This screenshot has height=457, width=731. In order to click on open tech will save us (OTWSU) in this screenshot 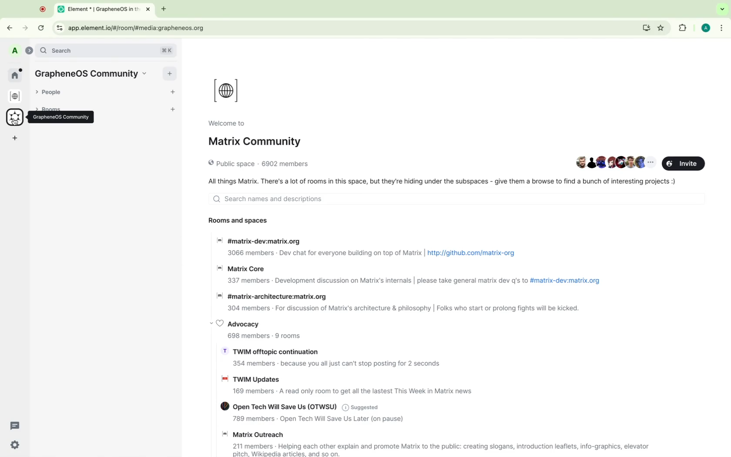, I will do `click(273, 406)`.